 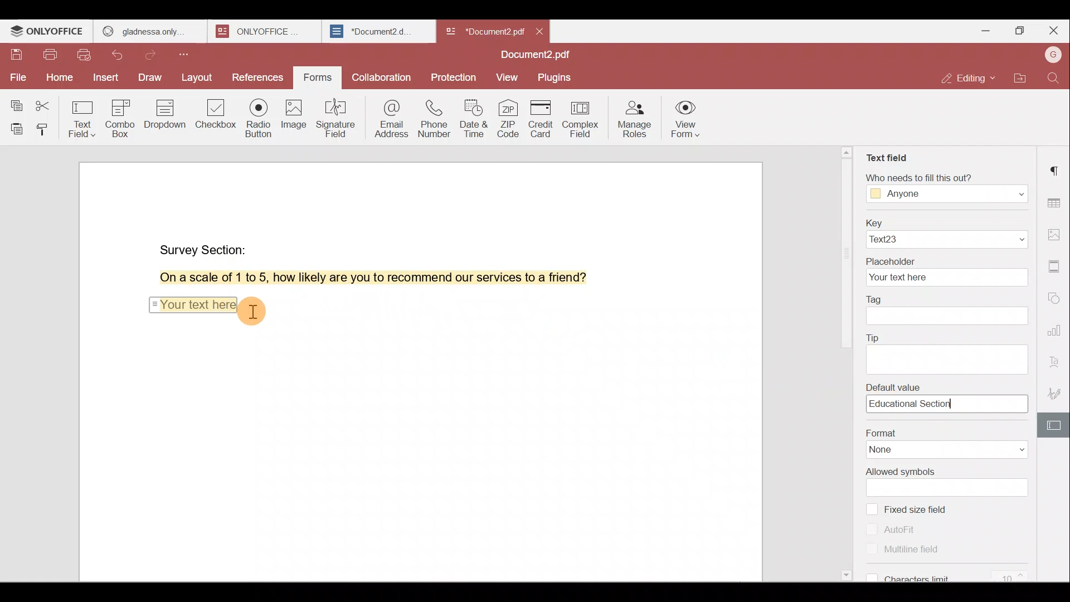 What do you see at coordinates (544, 119) in the screenshot?
I see `Credit card` at bounding box center [544, 119].